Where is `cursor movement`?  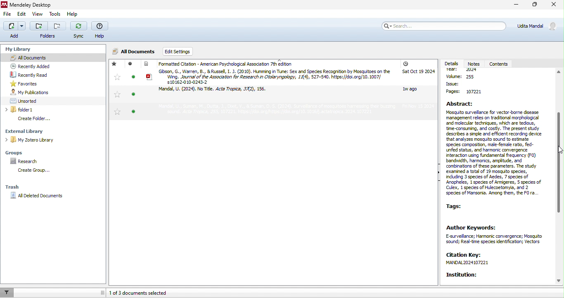 cursor movement is located at coordinates (558, 152).